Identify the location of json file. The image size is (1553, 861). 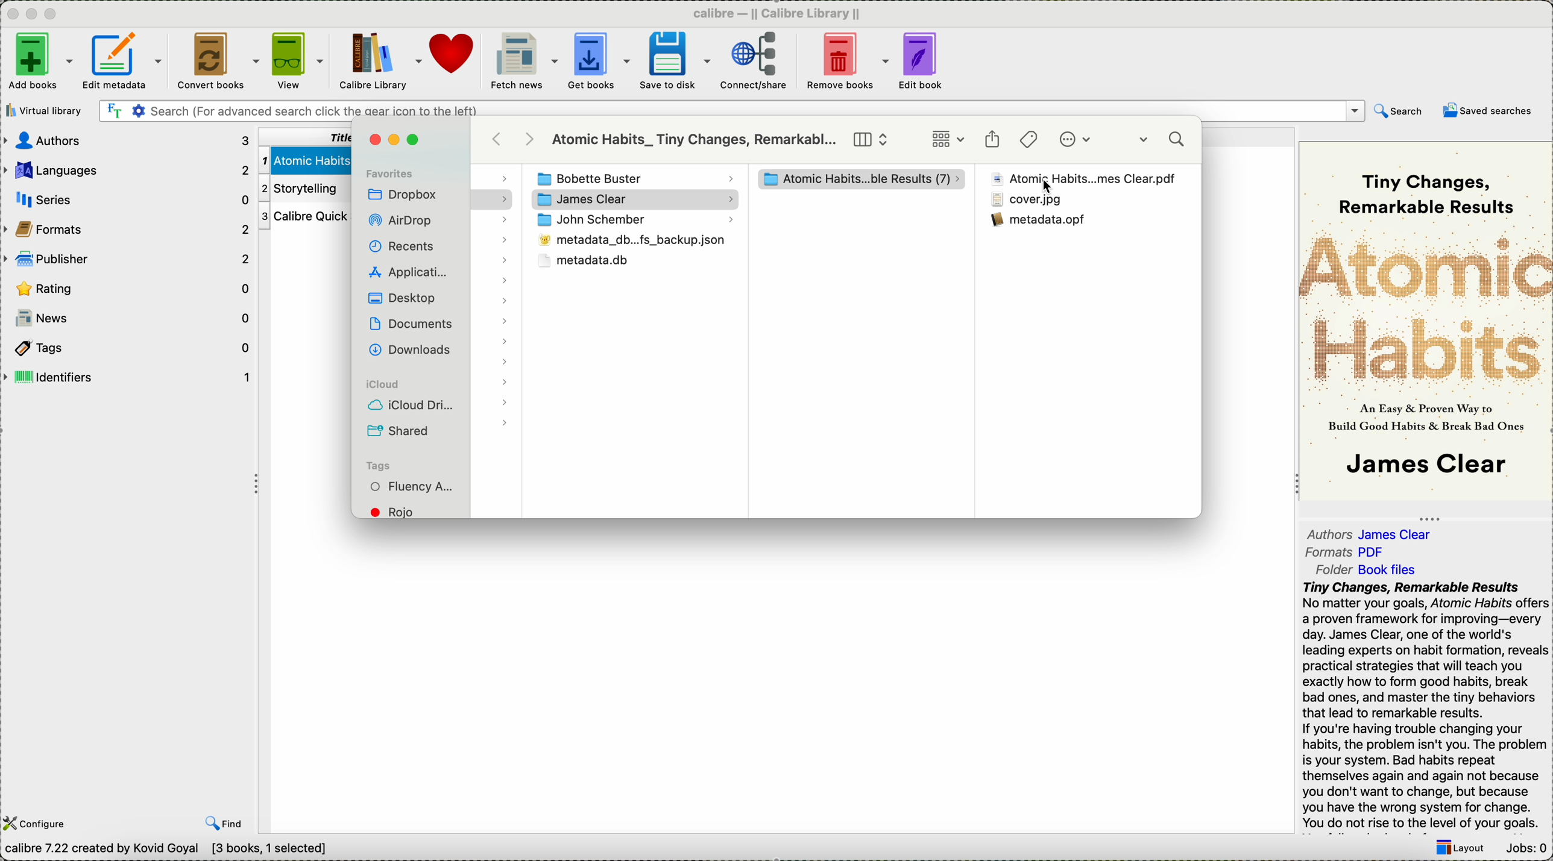
(629, 243).